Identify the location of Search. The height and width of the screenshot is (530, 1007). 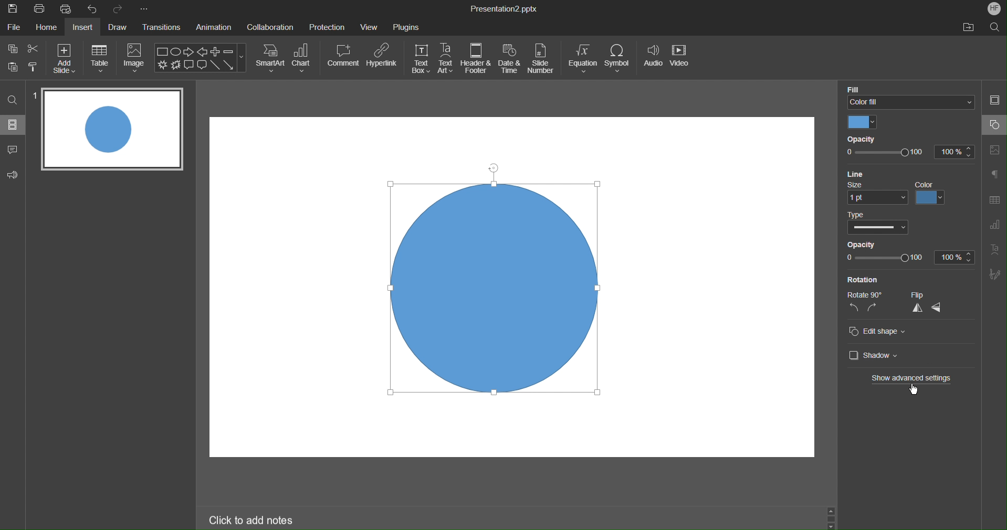
(13, 99).